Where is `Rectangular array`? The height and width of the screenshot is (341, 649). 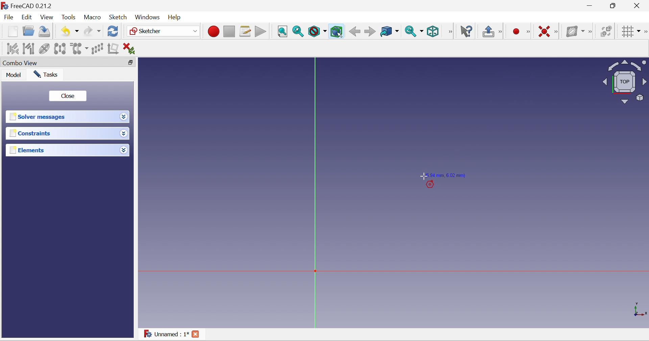 Rectangular array is located at coordinates (98, 49).